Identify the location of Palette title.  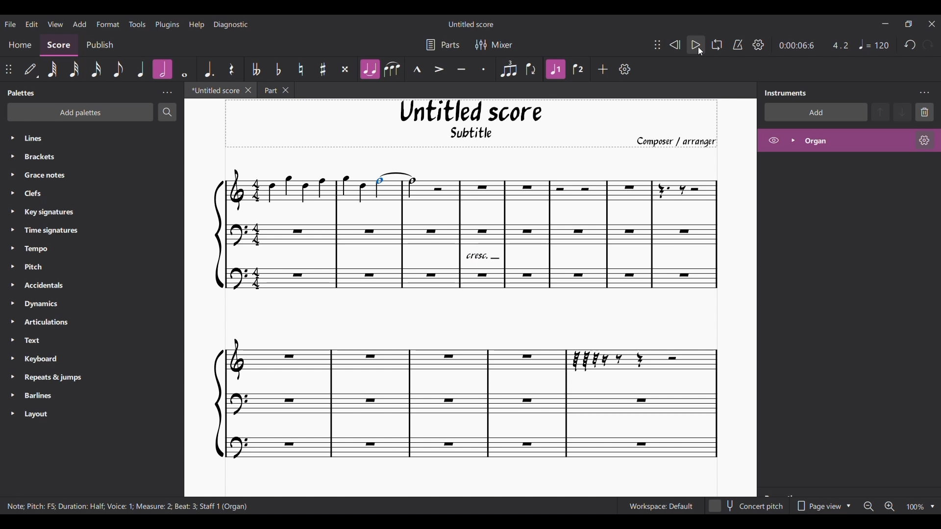
(22, 93).